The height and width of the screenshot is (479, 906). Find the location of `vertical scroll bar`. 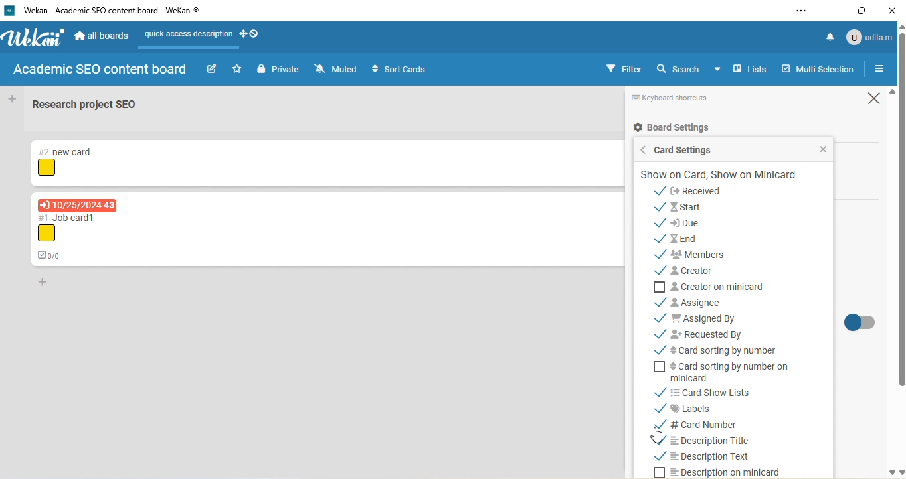

vertical scroll bar is located at coordinates (900, 214).